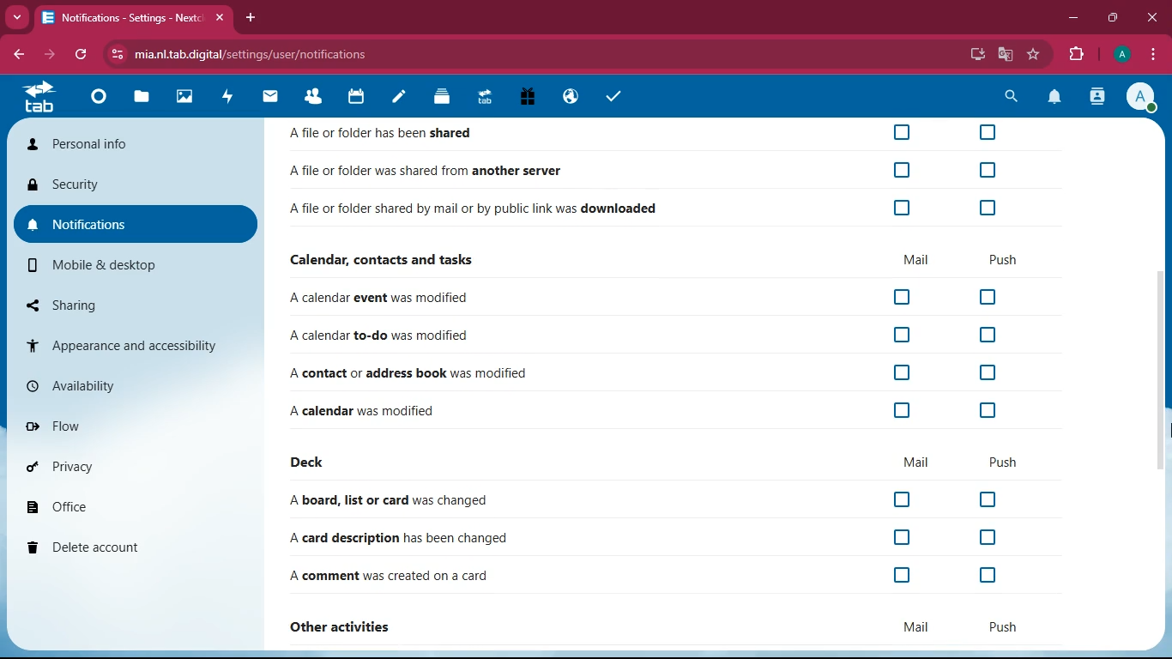  What do you see at coordinates (918, 259) in the screenshot?
I see `mail` at bounding box center [918, 259].